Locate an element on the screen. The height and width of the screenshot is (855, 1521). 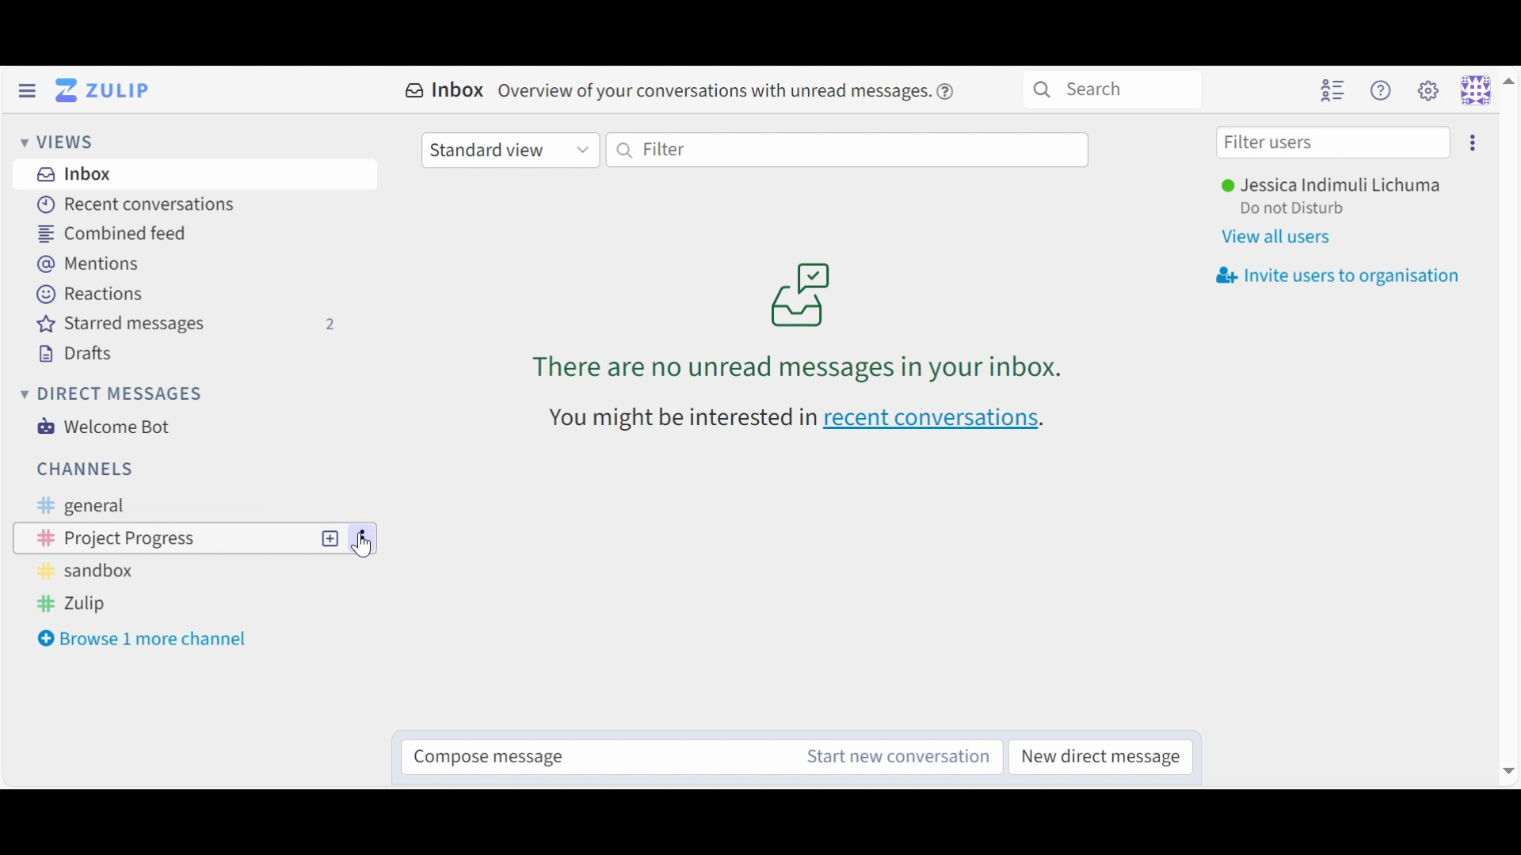
Invite user to organisation is located at coordinates (1335, 278).